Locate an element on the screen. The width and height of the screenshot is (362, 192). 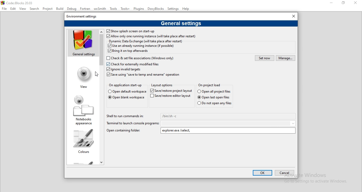
Tools is located at coordinates (114, 10).